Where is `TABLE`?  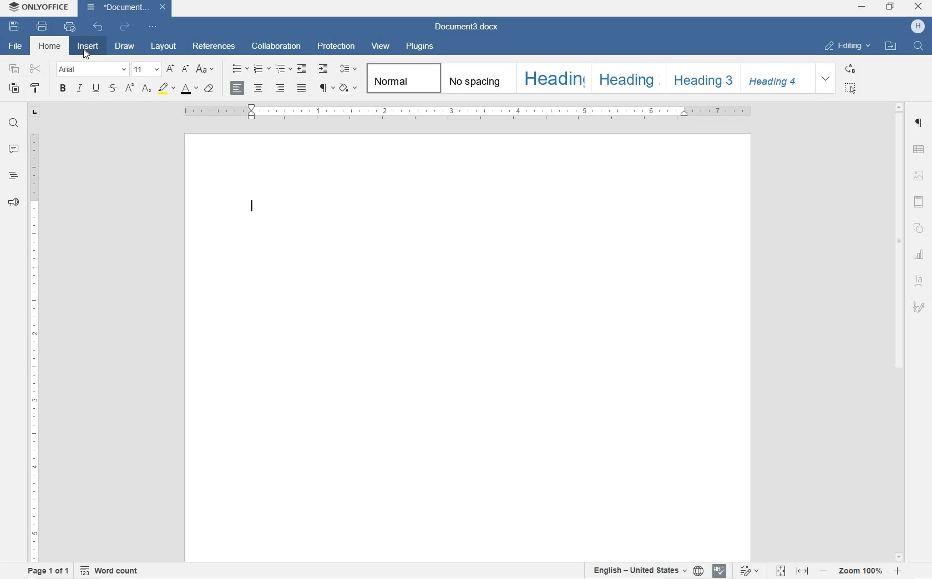 TABLE is located at coordinates (918, 150).